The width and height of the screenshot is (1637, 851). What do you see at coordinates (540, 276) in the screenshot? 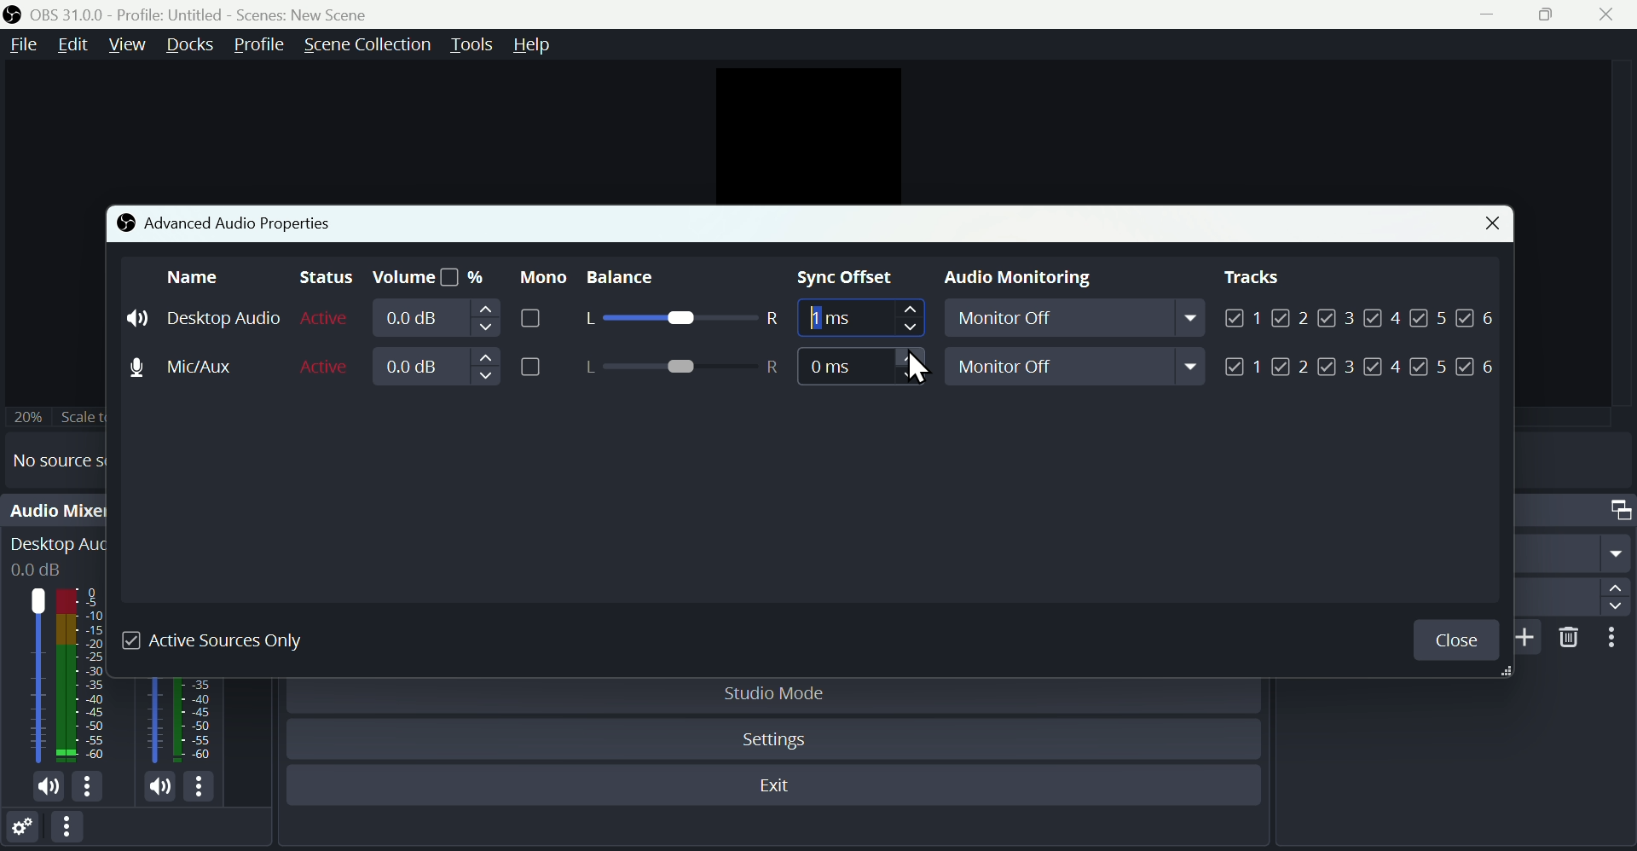
I see `Mono` at bounding box center [540, 276].